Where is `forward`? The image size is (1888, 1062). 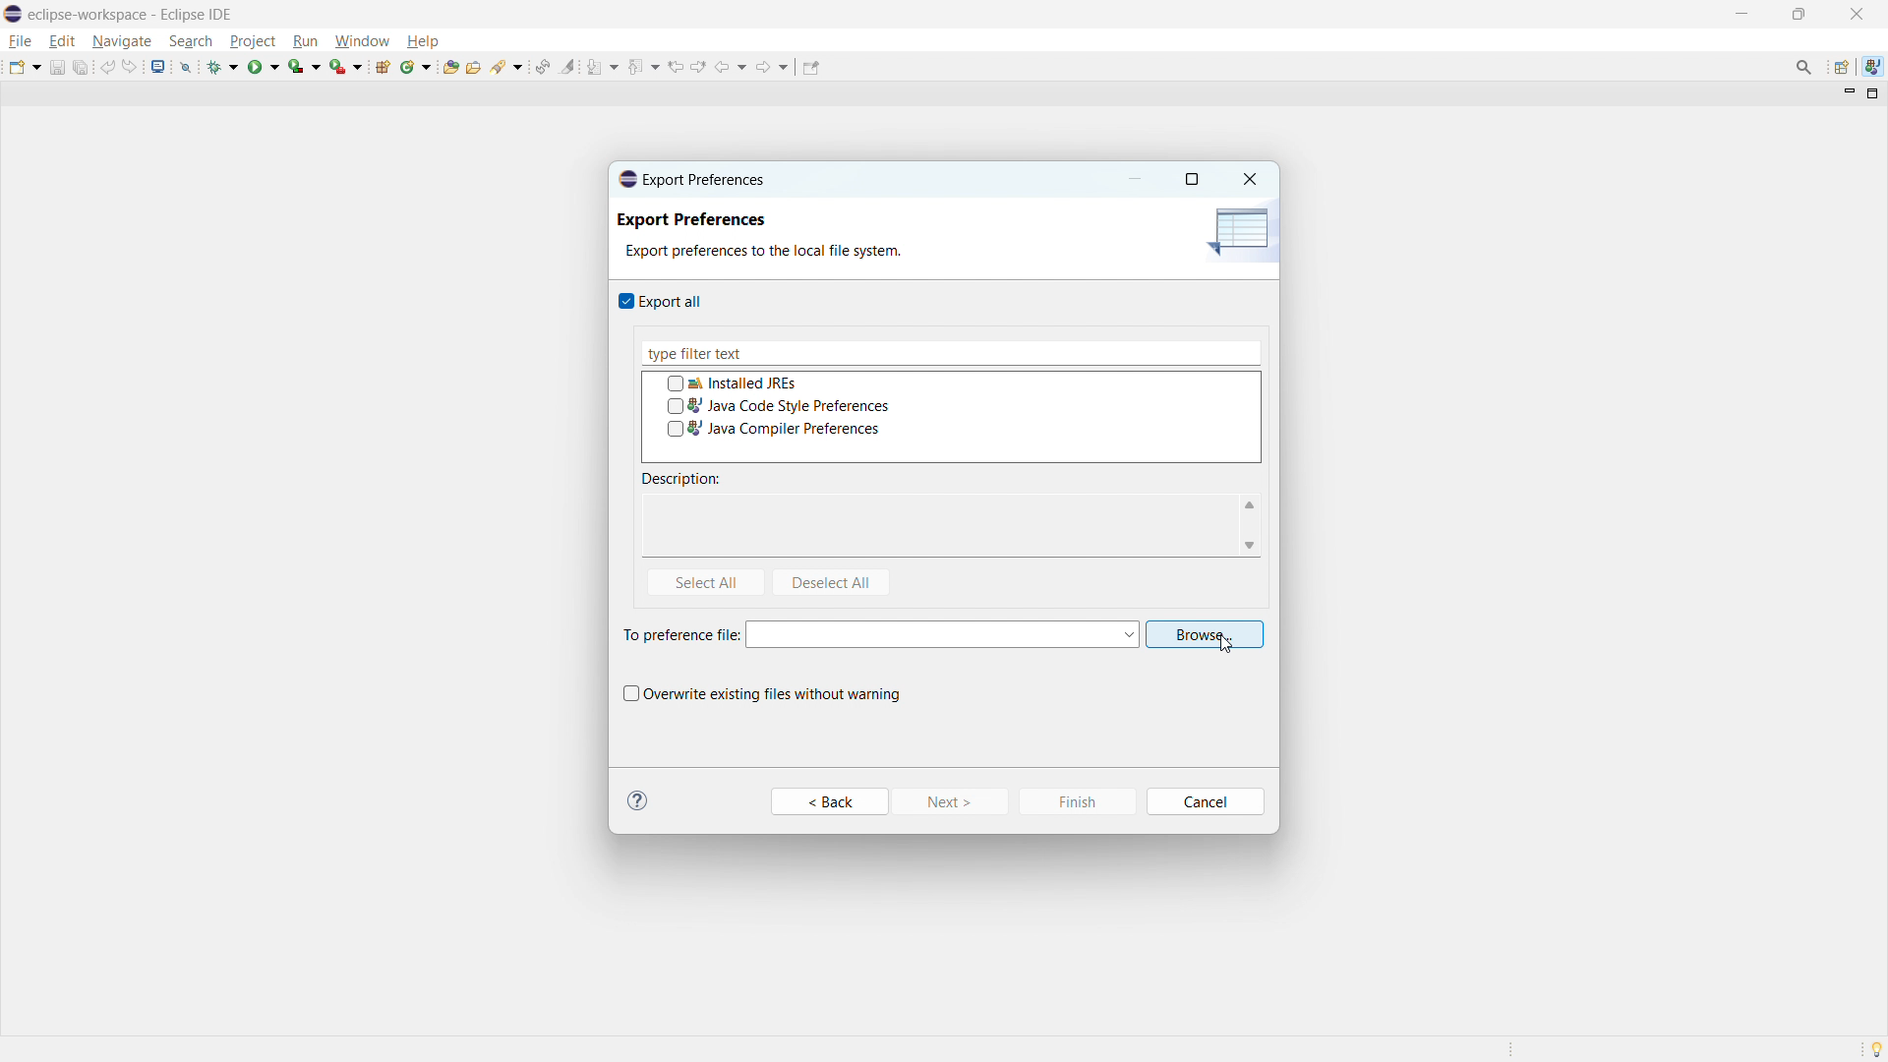 forward is located at coordinates (773, 67).